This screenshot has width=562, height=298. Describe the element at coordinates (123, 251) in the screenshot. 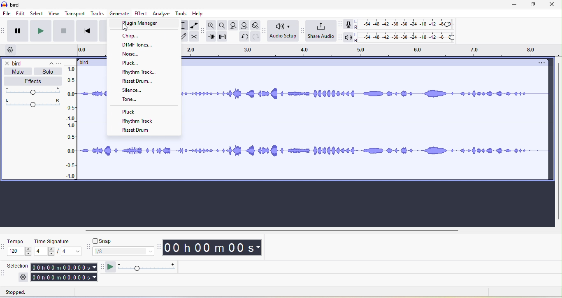

I see `1/8` at that location.